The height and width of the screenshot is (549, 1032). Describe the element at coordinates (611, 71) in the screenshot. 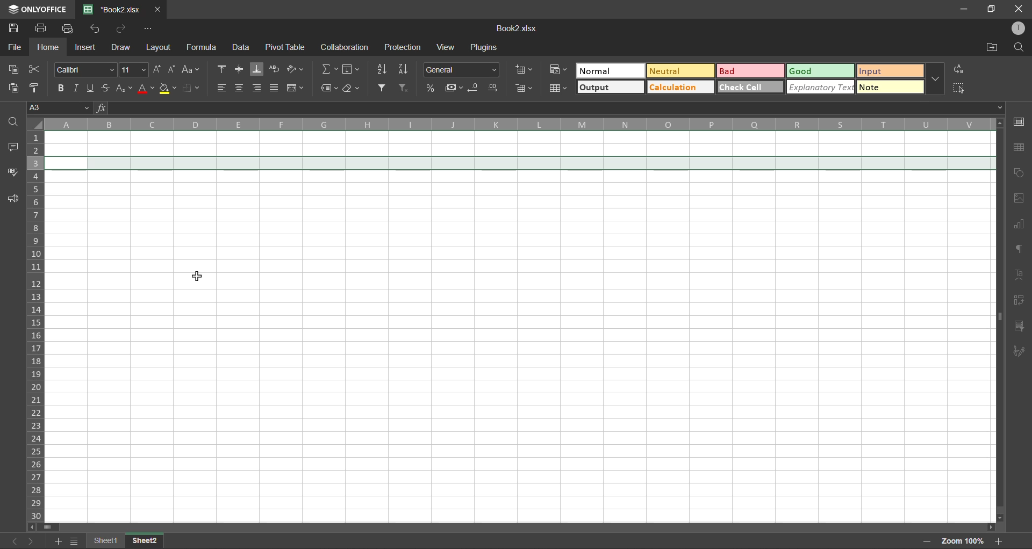

I see `normal` at that location.